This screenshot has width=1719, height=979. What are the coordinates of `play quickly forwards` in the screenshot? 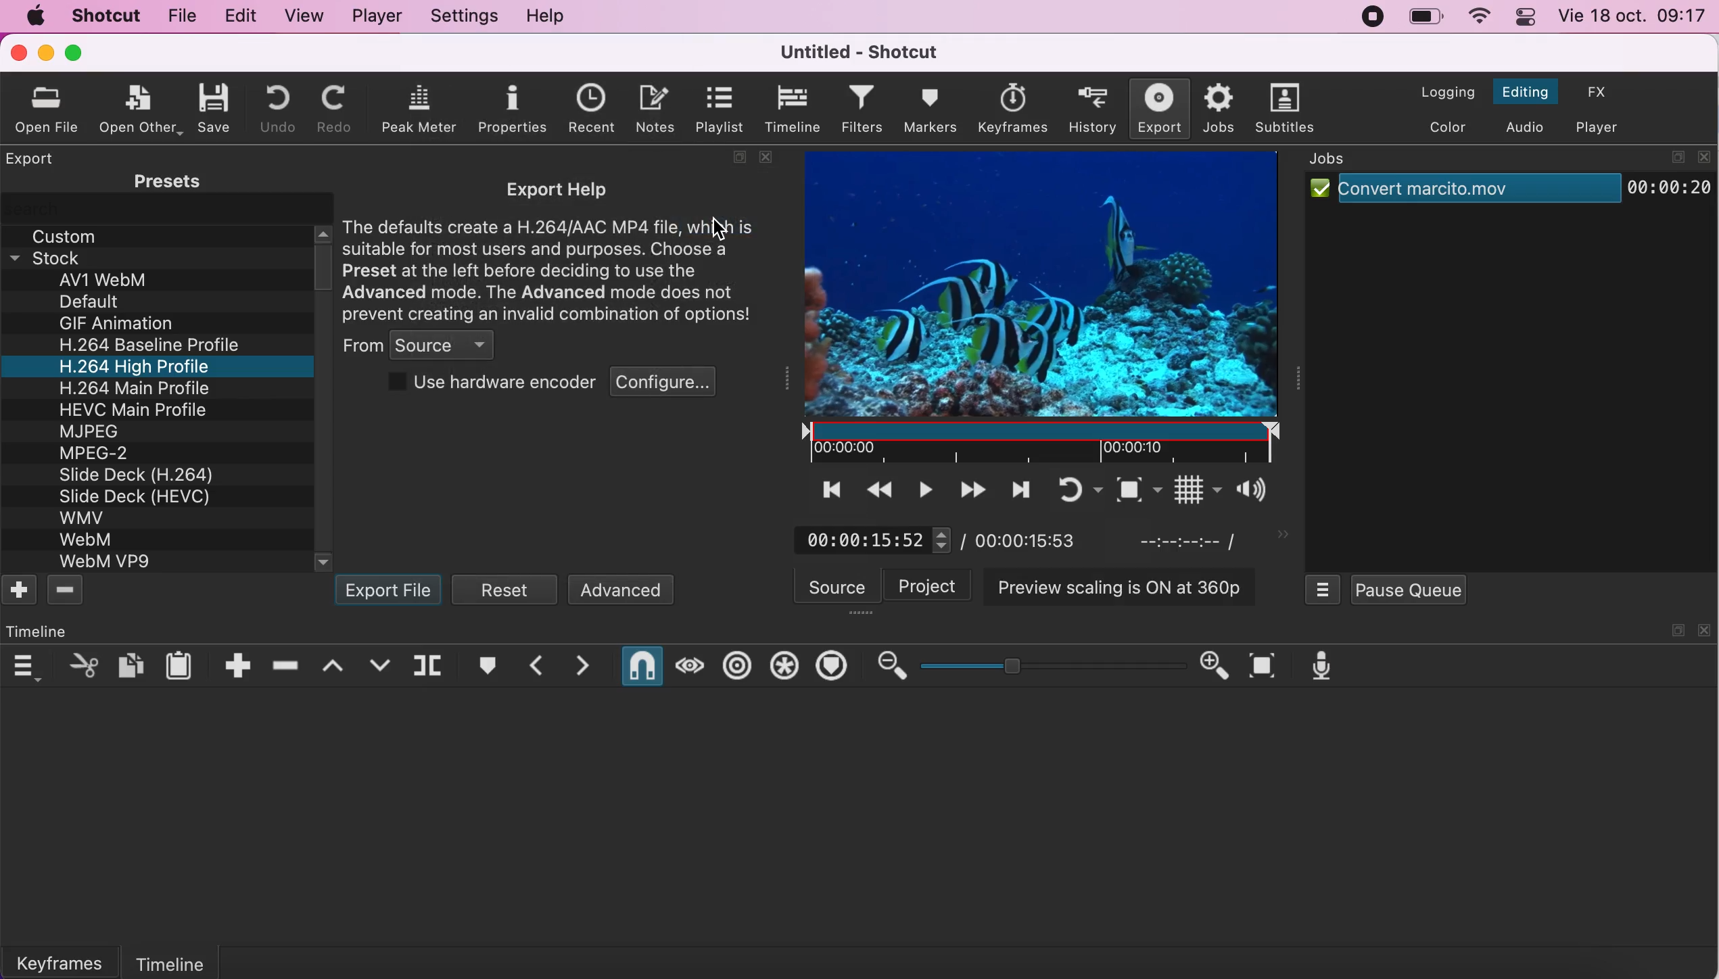 It's located at (972, 489).